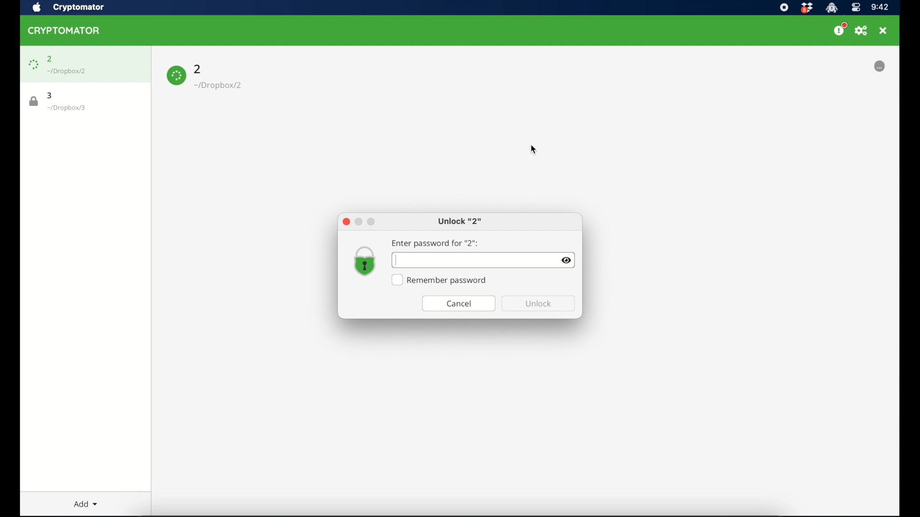 The height and width of the screenshot is (517, 920). Describe the element at coordinates (883, 31) in the screenshot. I see `close` at that location.